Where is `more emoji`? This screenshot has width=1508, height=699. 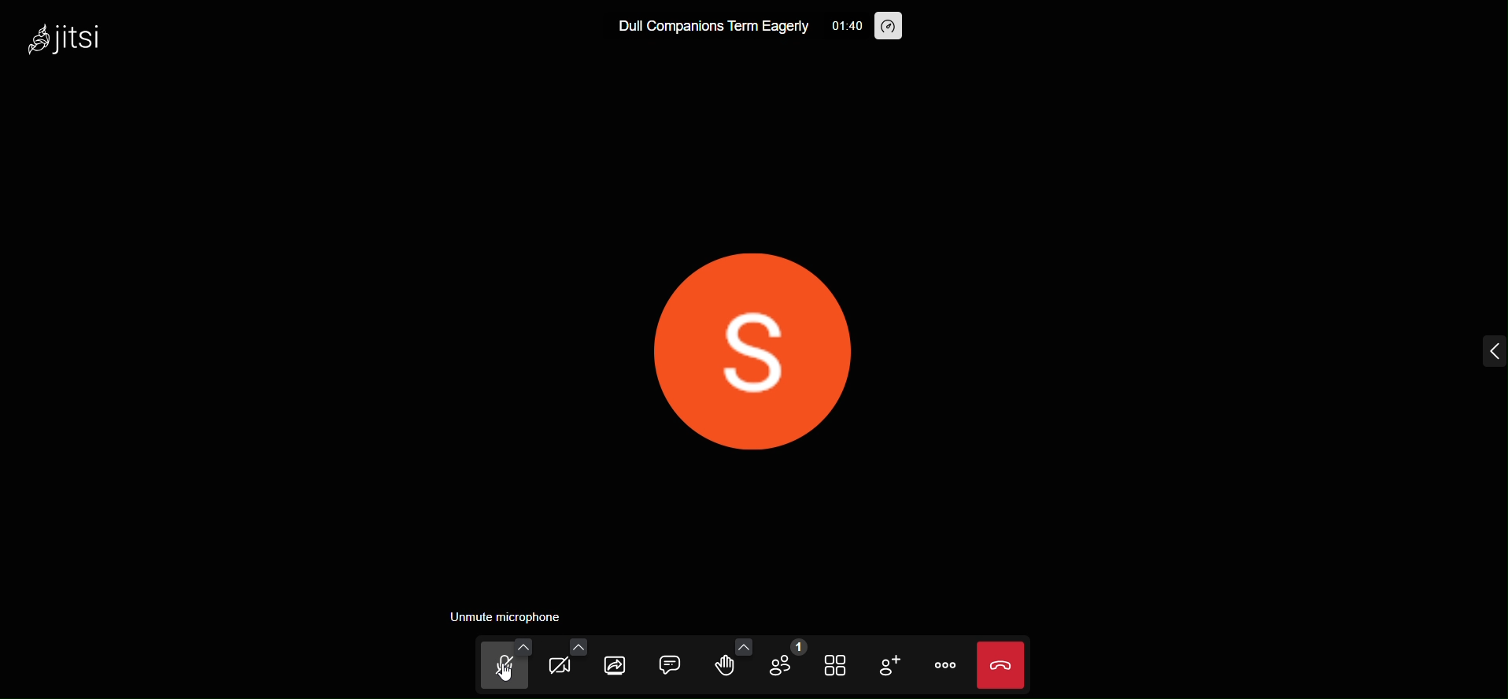
more emoji is located at coordinates (745, 645).